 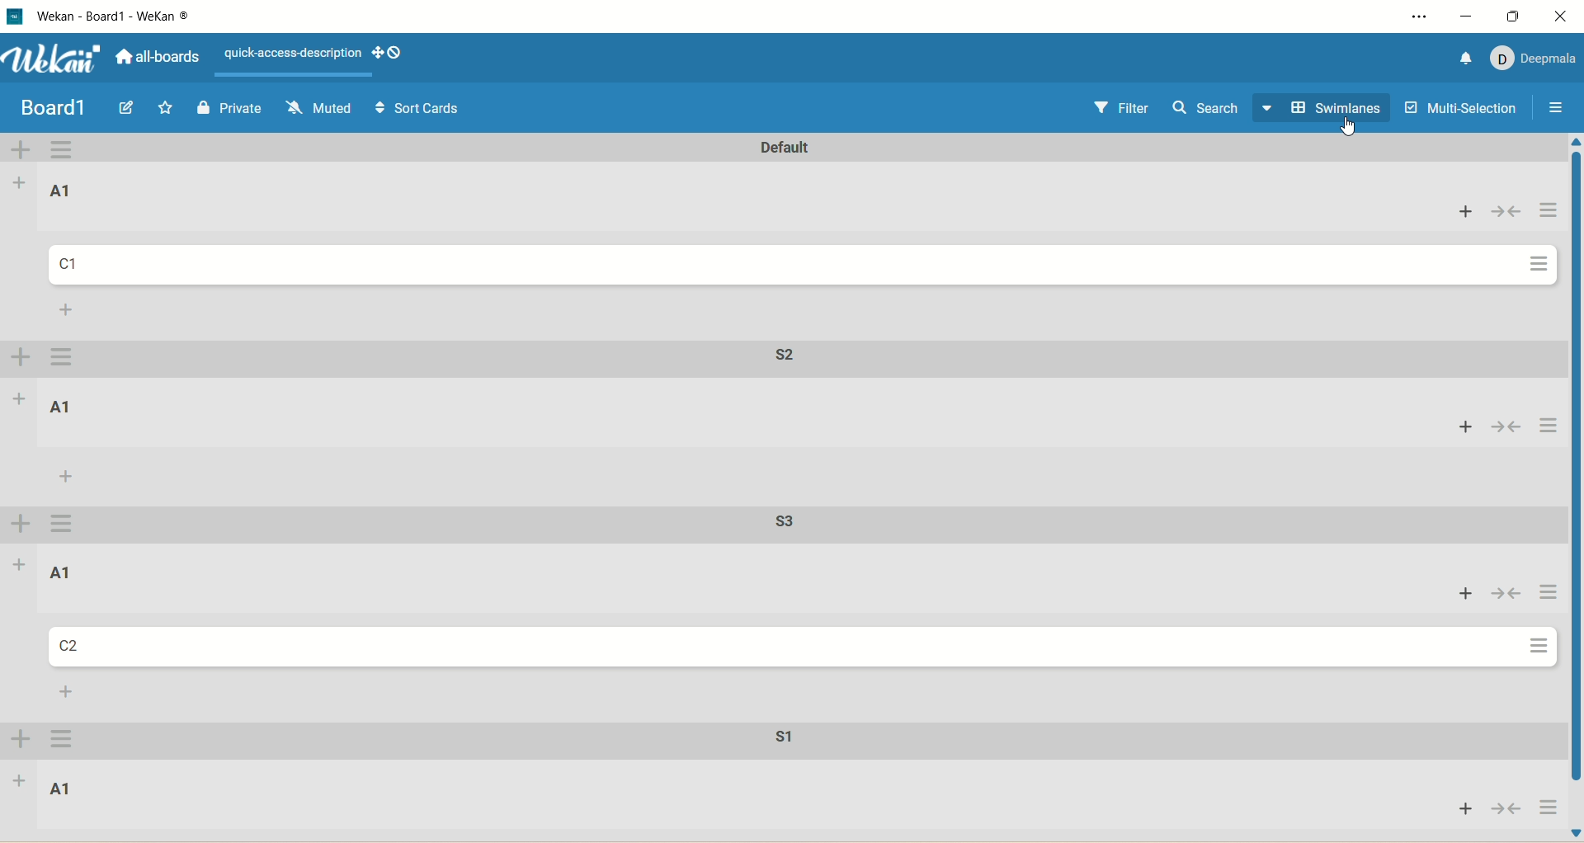 What do you see at coordinates (61, 524) in the screenshot?
I see `swimlane actions` at bounding box center [61, 524].